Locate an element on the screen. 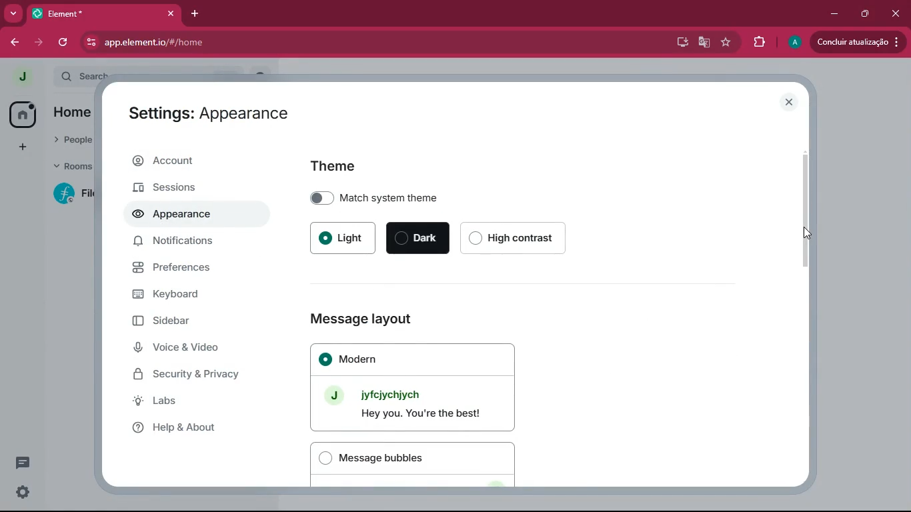 The width and height of the screenshot is (911, 512). close is located at coordinates (170, 13).